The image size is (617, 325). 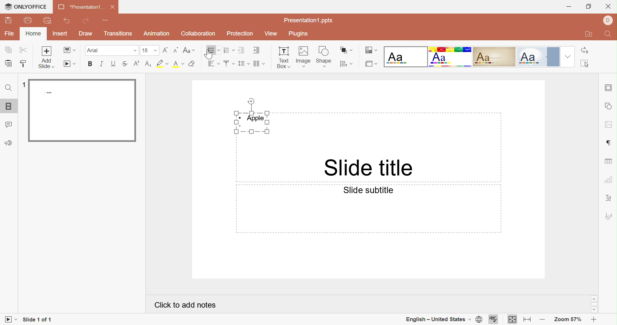 What do you see at coordinates (148, 63) in the screenshot?
I see `Subscript` at bounding box center [148, 63].